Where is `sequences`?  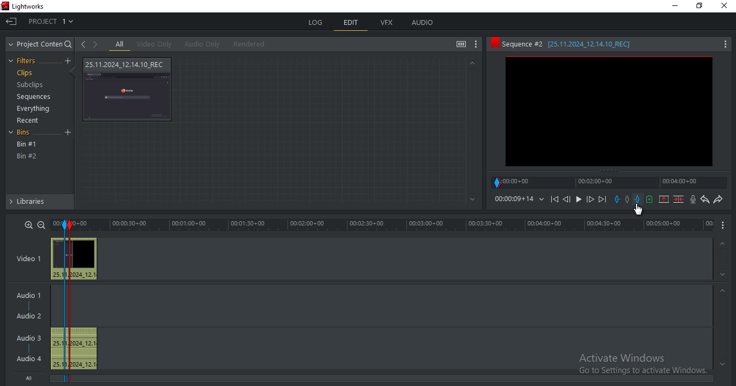
sequences is located at coordinates (31, 98).